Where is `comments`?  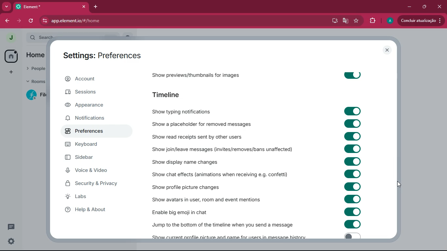
comments is located at coordinates (11, 224).